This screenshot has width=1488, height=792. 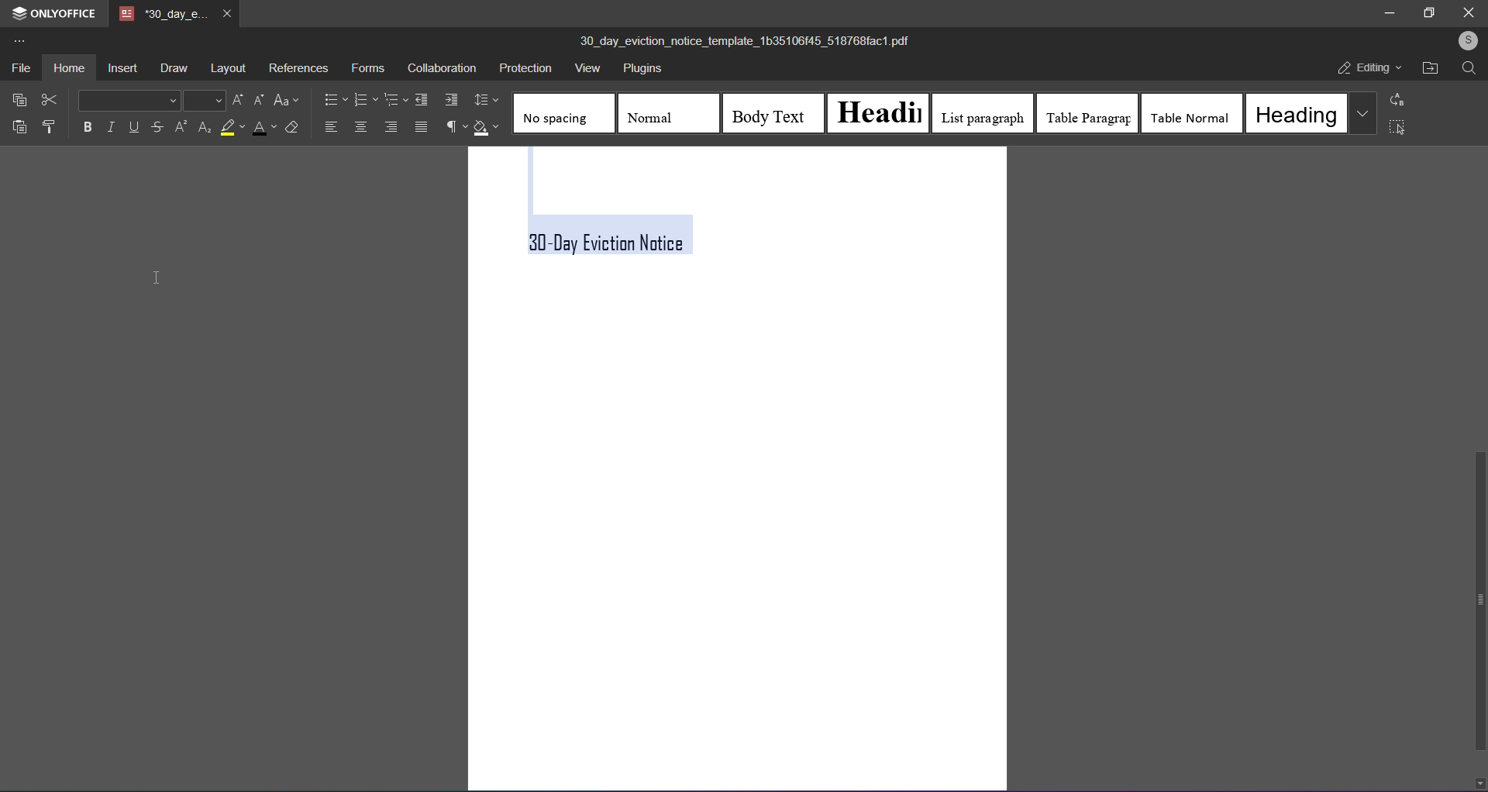 What do you see at coordinates (49, 126) in the screenshot?
I see `format` at bounding box center [49, 126].